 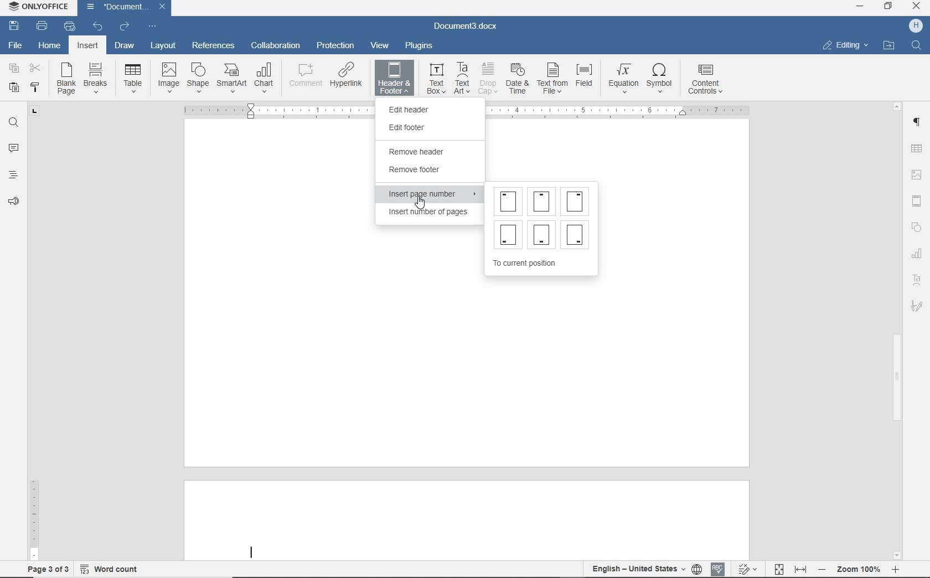 What do you see at coordinates (778, 569) in the screenshot?
I see `FIT TO PAGE` at bounding box center [778, 569].